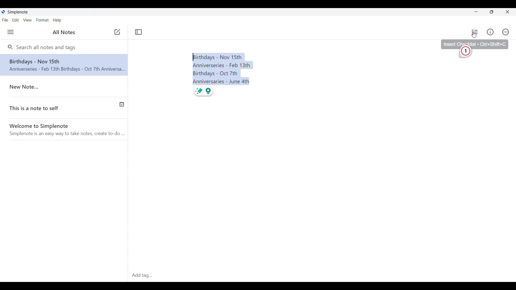 This screenshot has height=290, width=516. I want to click on Insert Checklist+Ctrl+Shift+C(Description of selected icon), so click(475, 43).